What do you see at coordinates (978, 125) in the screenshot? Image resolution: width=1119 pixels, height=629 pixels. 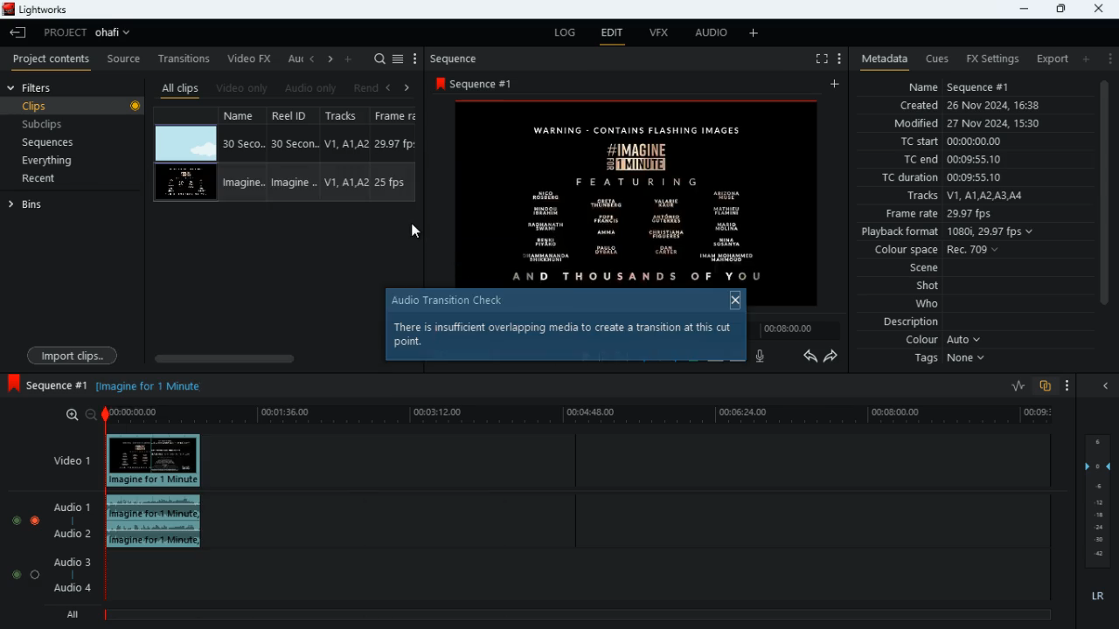 I see `modified` at bounding box center [978, 125].